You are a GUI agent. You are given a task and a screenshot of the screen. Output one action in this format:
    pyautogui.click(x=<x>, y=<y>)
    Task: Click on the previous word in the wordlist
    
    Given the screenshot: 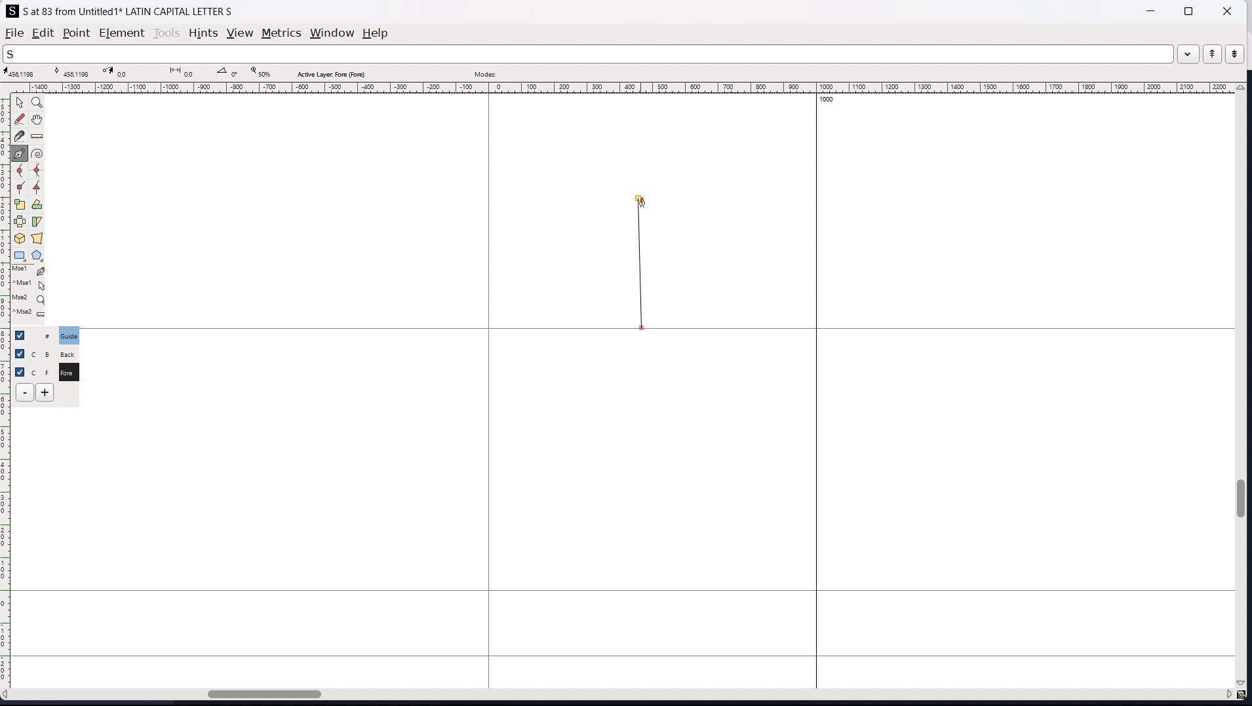 What is the action you would take?
    pyautogui.click(x=1213, y=54)
    